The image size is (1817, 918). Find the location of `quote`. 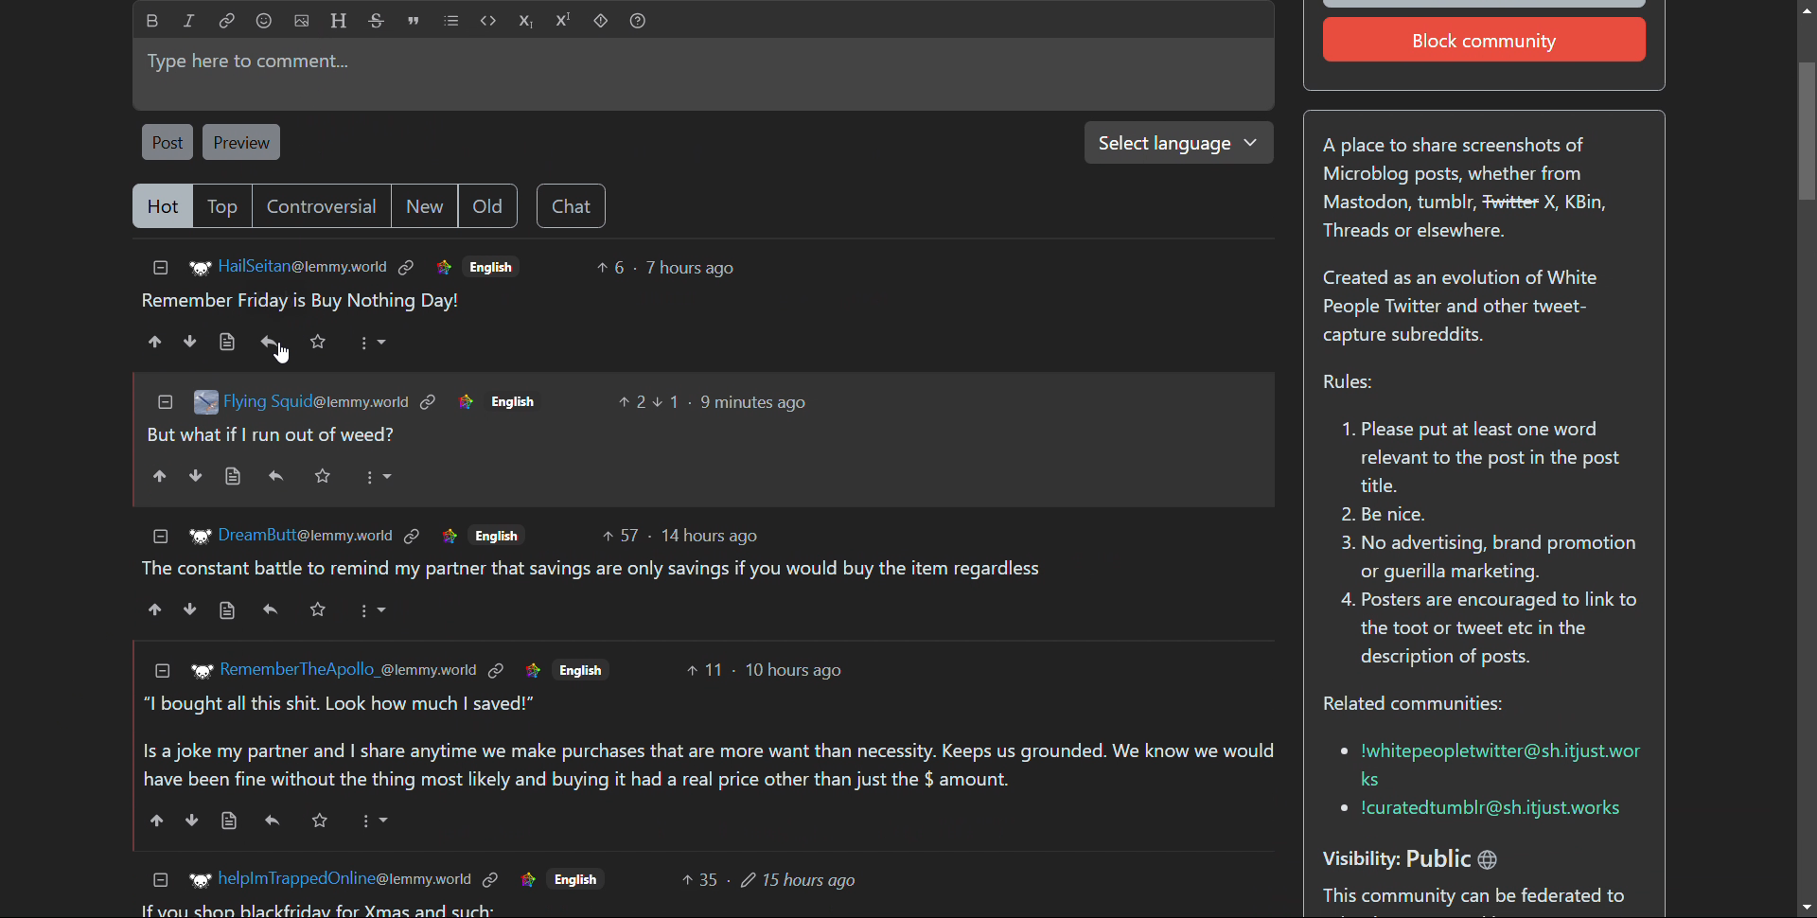

quote is located at coordinates (413, 21).